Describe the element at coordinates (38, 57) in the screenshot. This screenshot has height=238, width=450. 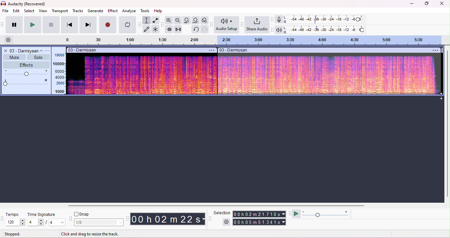
I see `solo` at that location.